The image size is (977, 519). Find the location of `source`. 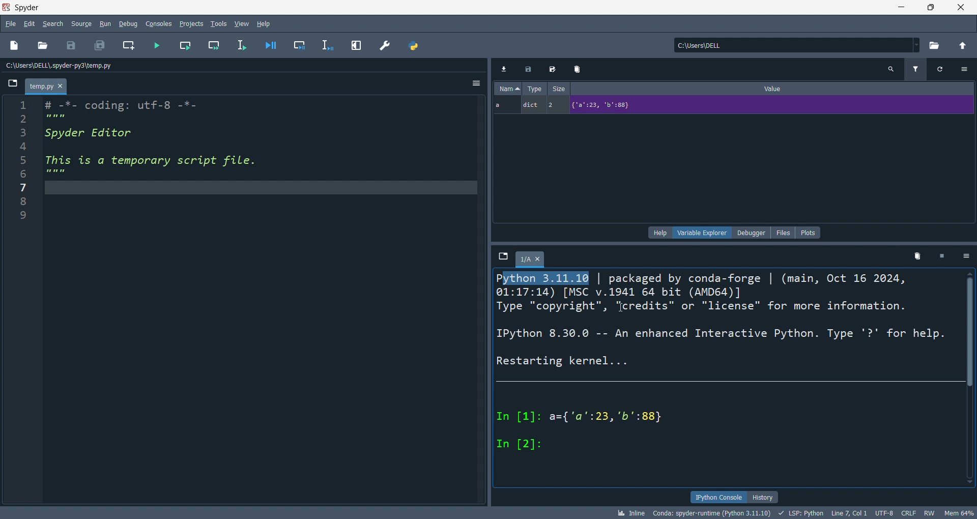

source is located at coordinates (79, 25).